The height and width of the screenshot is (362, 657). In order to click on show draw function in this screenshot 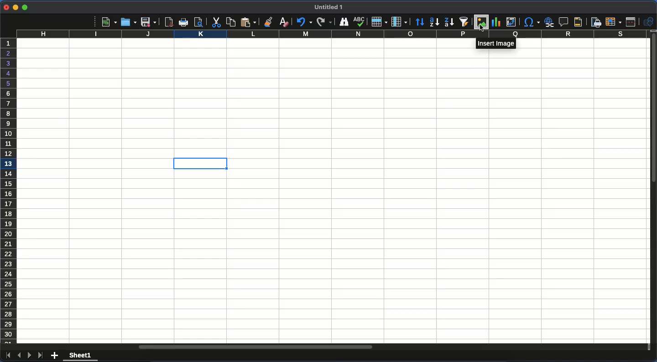, I will do `click(648, 21)`.